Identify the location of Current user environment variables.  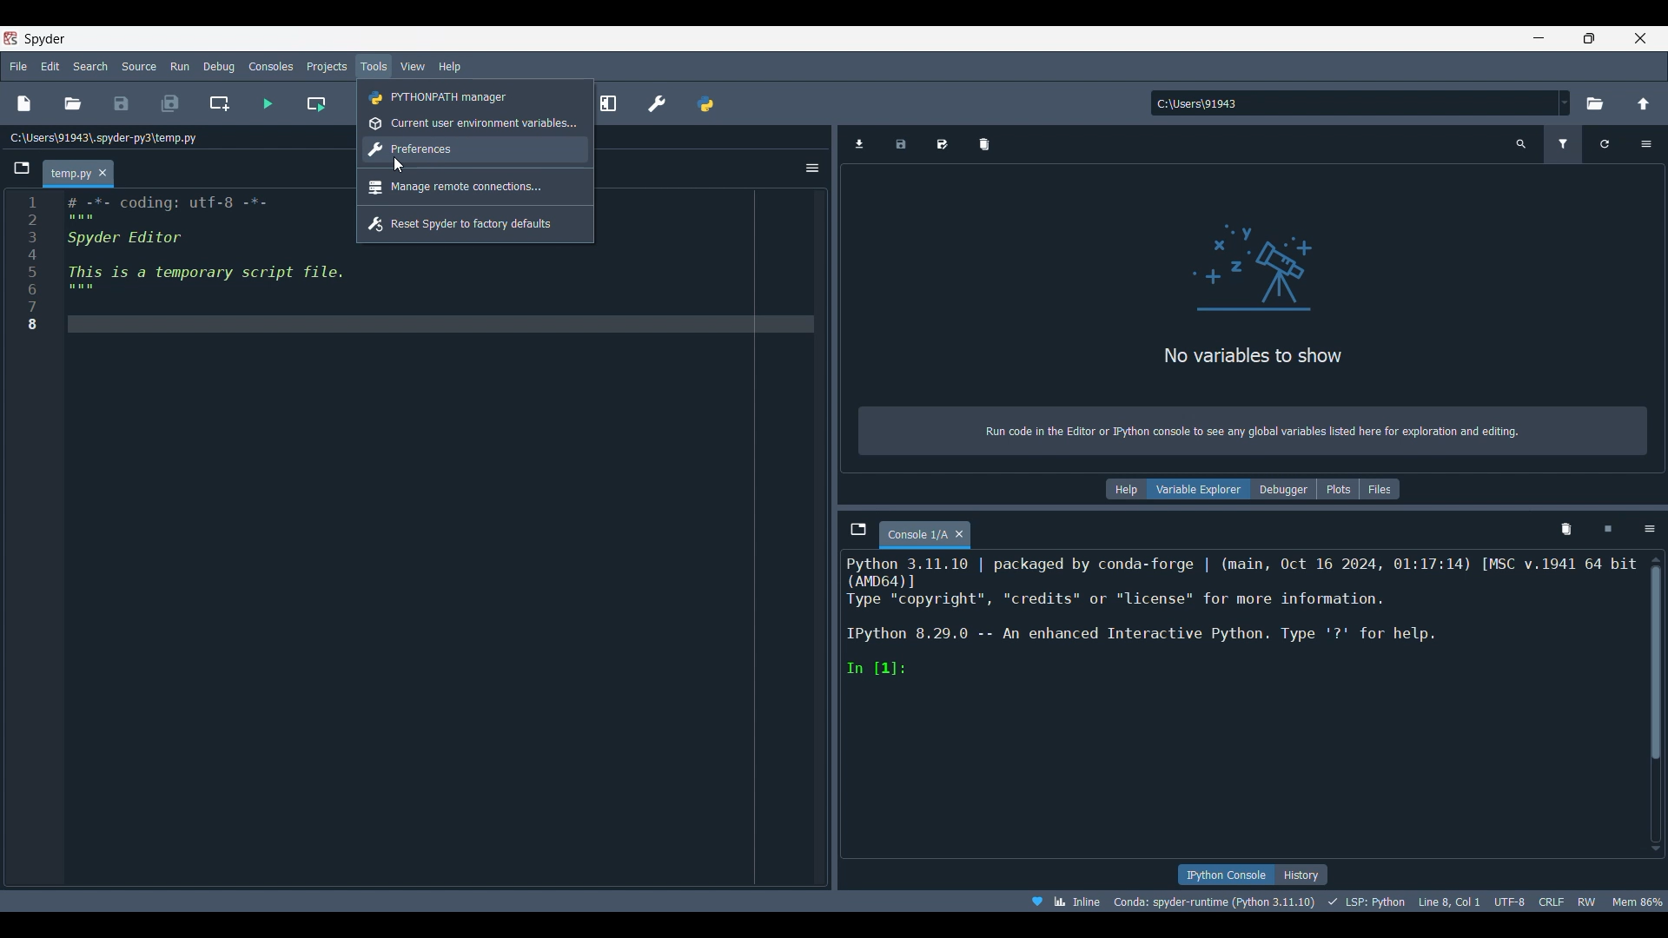
(477, 123).